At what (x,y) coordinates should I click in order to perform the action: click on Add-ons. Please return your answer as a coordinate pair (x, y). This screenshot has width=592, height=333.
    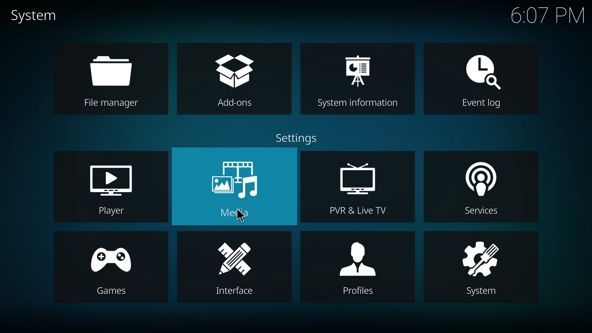
    Looking at the image, I should click on (237, 104).